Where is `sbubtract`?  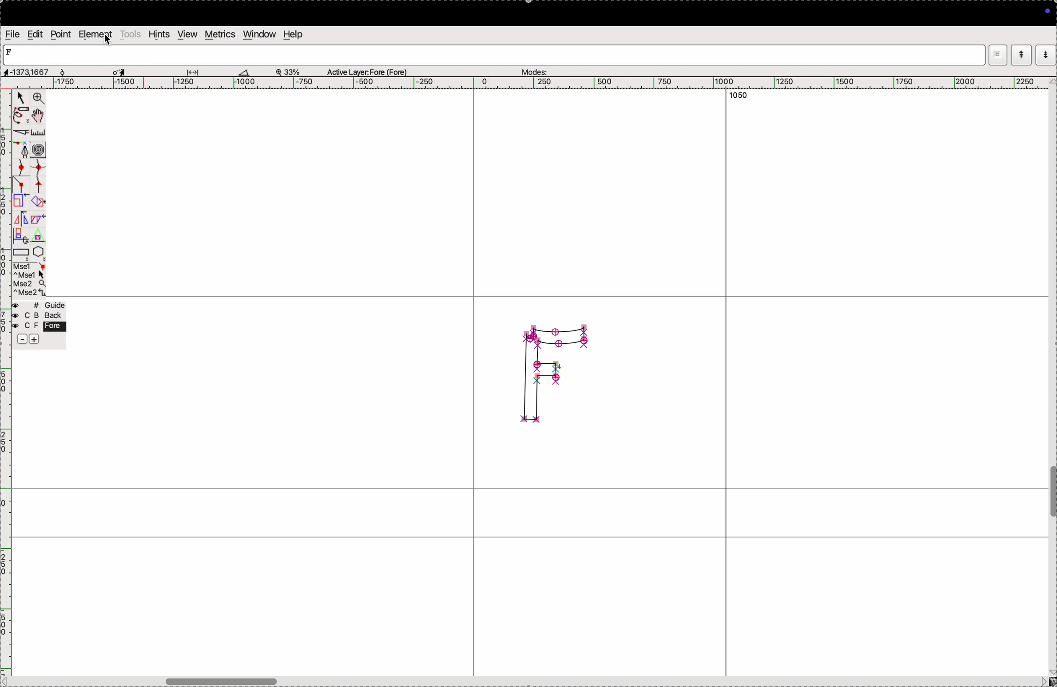 sbubtract is located at coordinates (18, 340).